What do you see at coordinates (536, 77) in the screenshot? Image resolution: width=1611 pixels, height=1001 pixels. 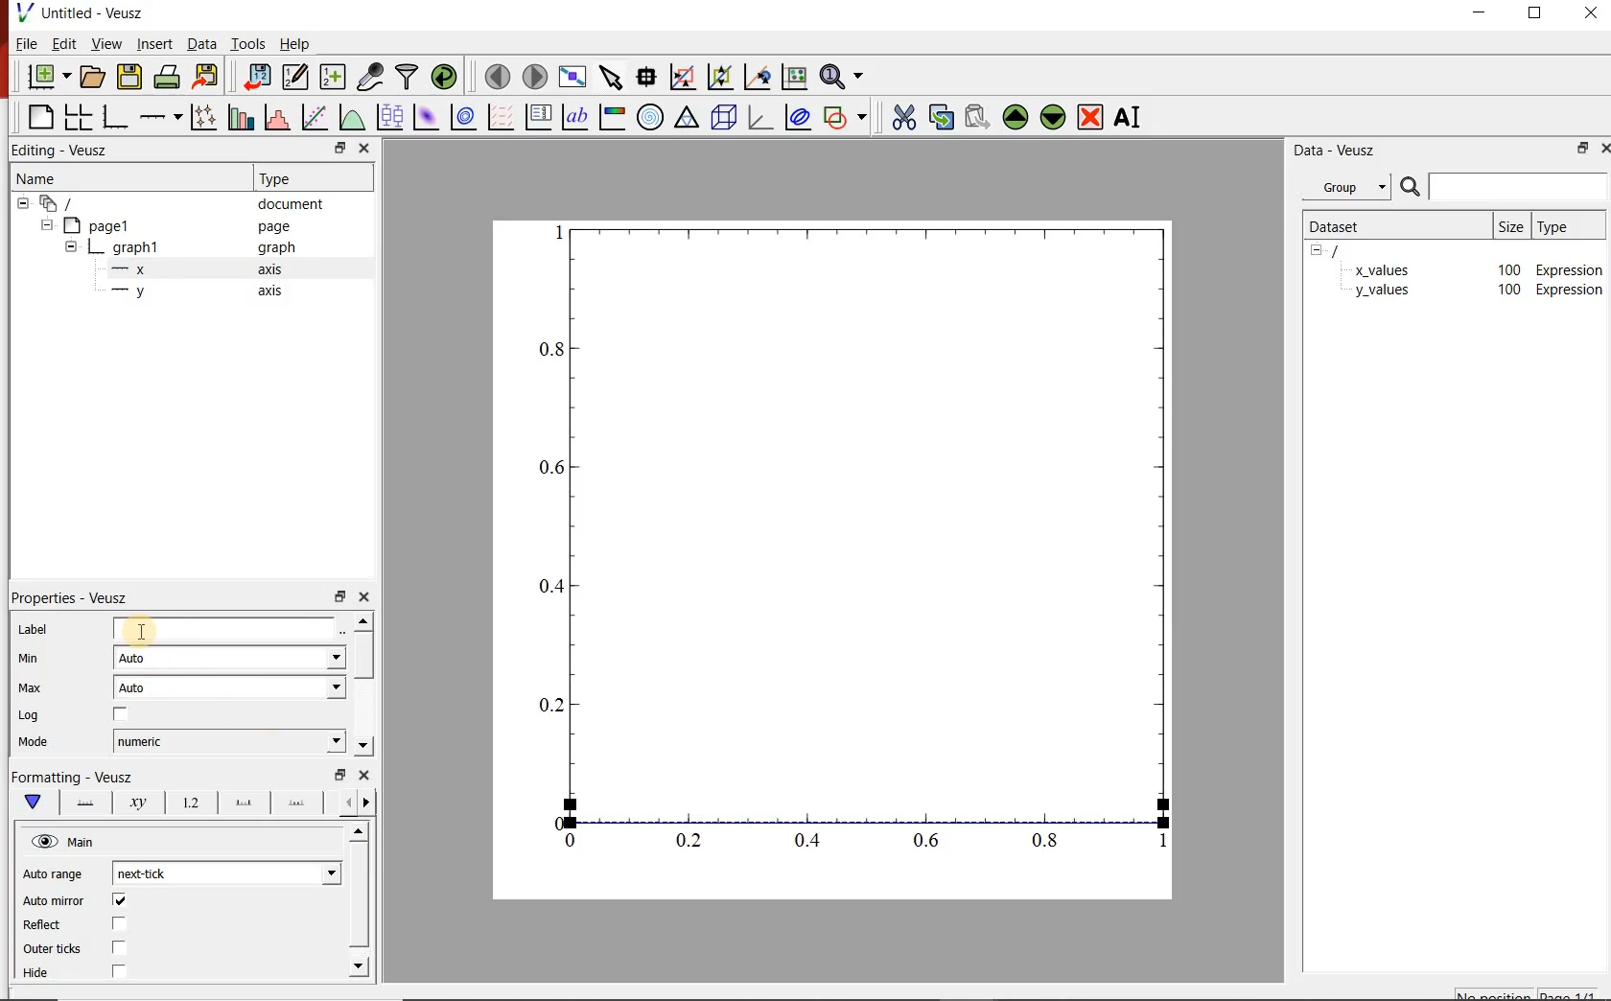 I see `move to next page` at bounding box center [536, 77].